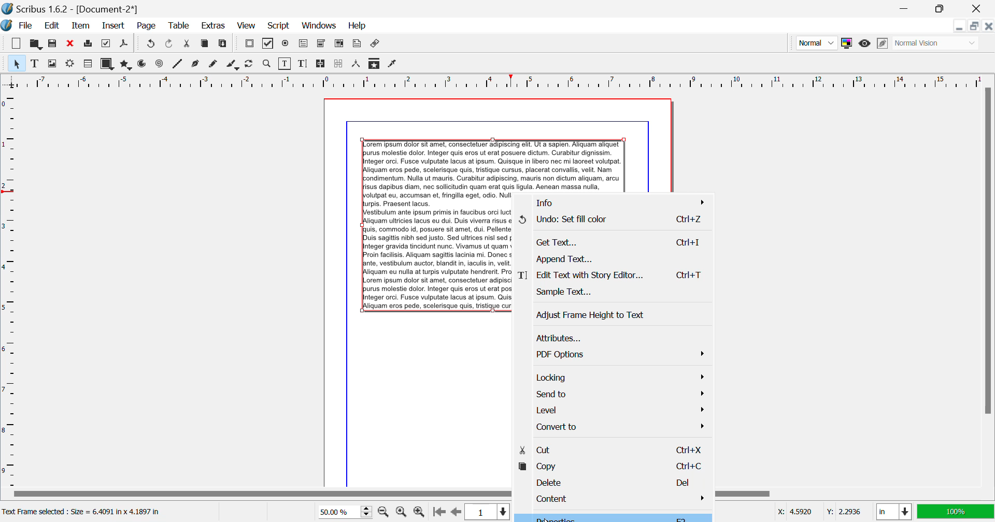  I want to click on Edit in Preview Mode, so click(884, 44).